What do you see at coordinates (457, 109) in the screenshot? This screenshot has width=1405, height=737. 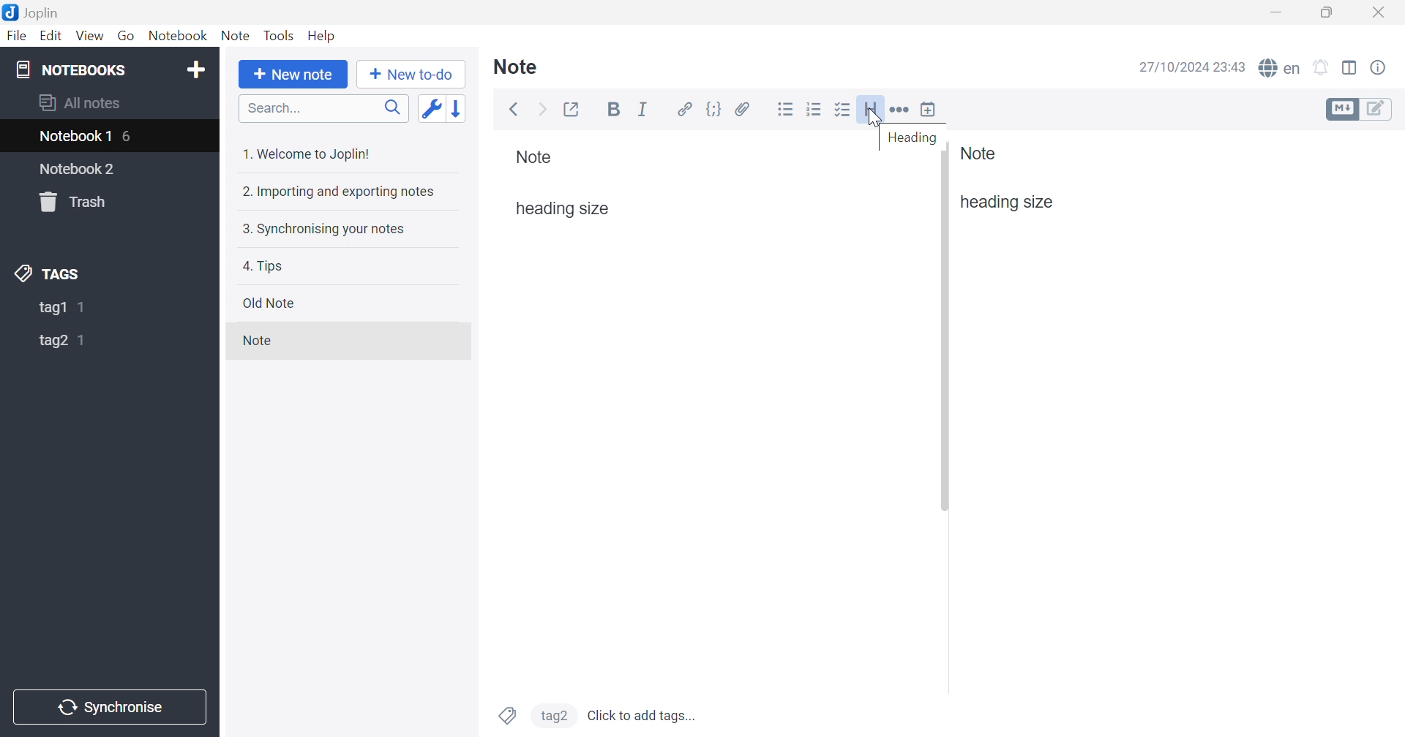 I see `Reverse sort order` at bounding box center [457, 109].